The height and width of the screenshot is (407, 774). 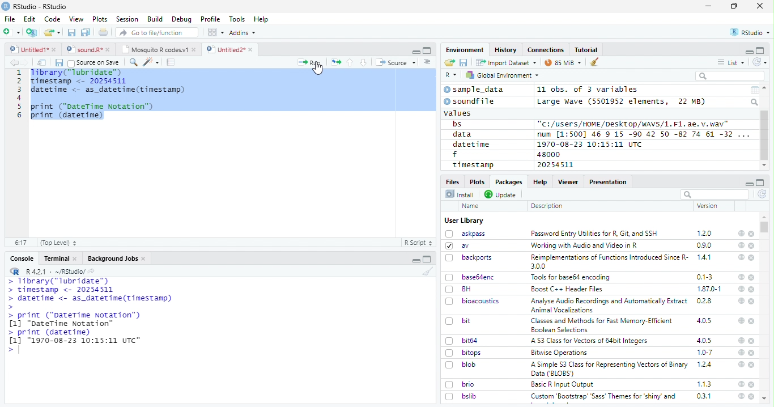 I want to click on Packages, so click(x=508, y=182).